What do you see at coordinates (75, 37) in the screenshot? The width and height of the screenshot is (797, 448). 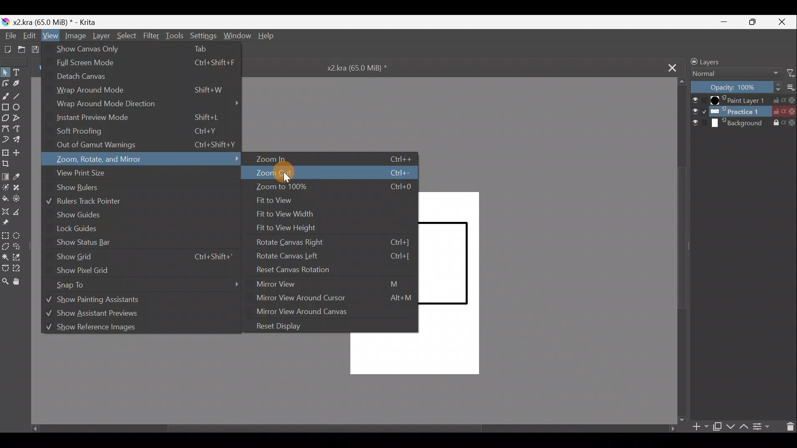 I see `Image` at bounding box center [75, 37].